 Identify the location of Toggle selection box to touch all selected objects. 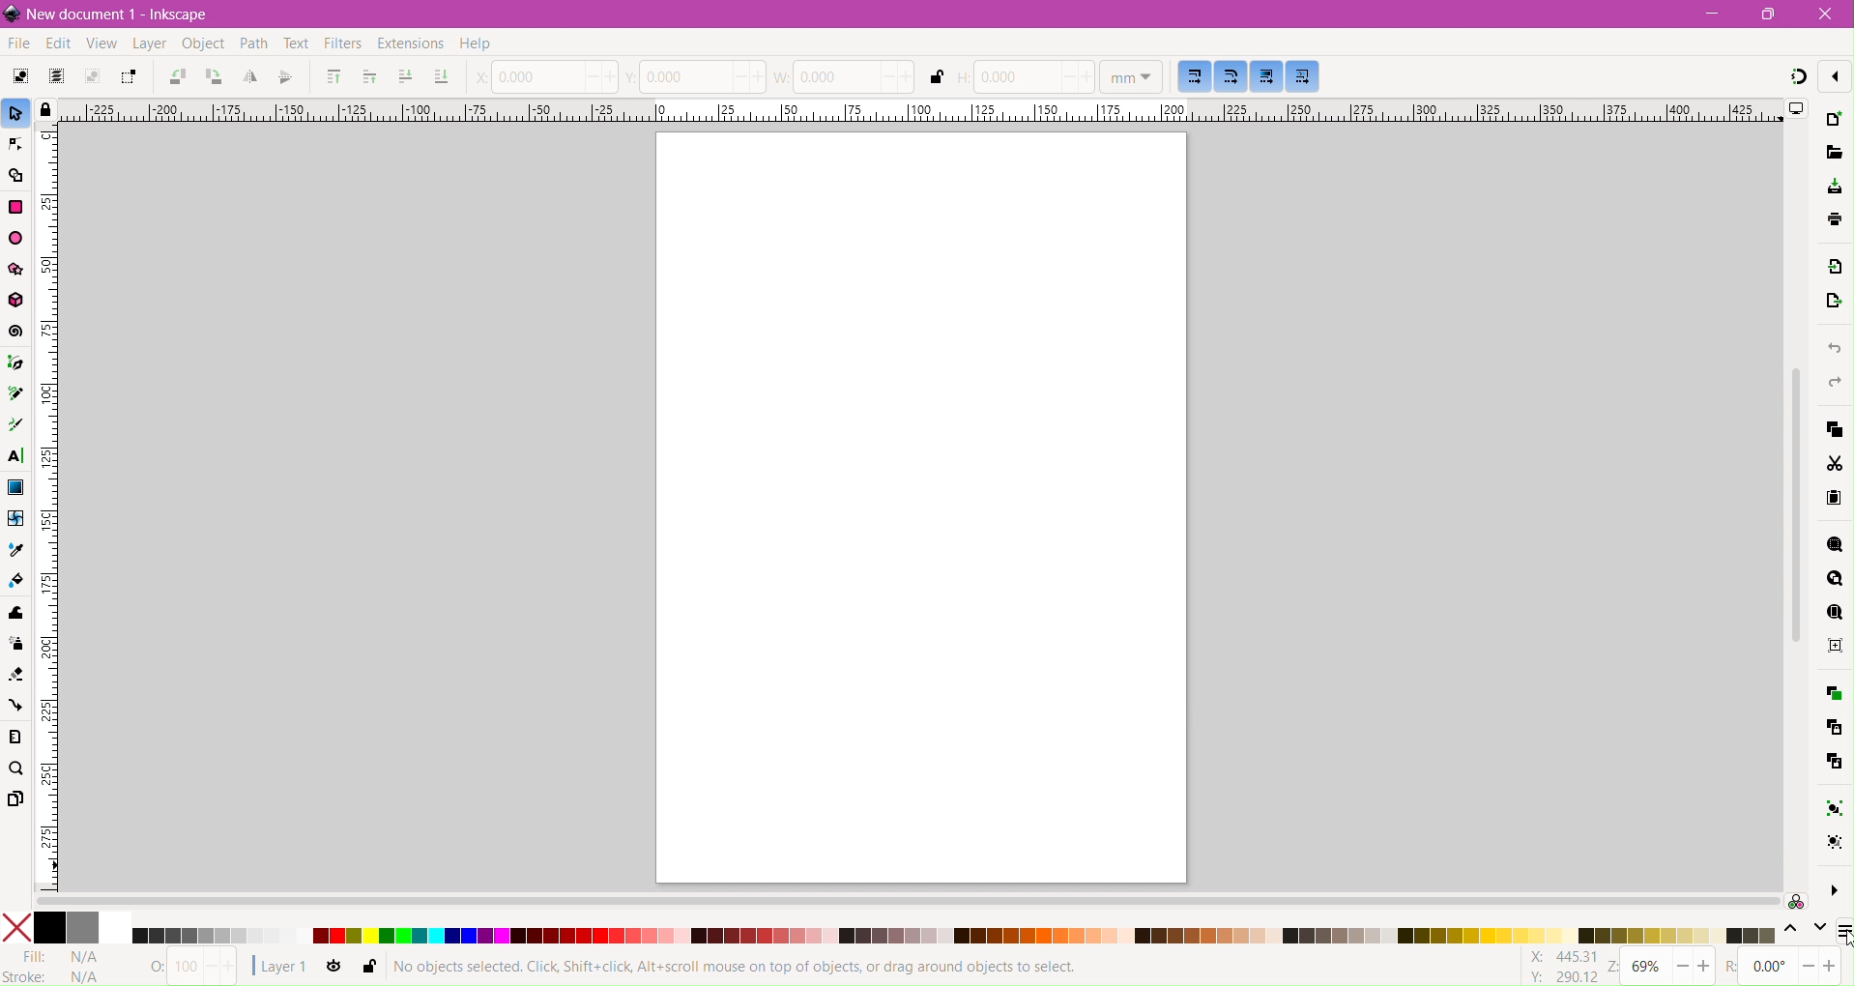
(129, 77).